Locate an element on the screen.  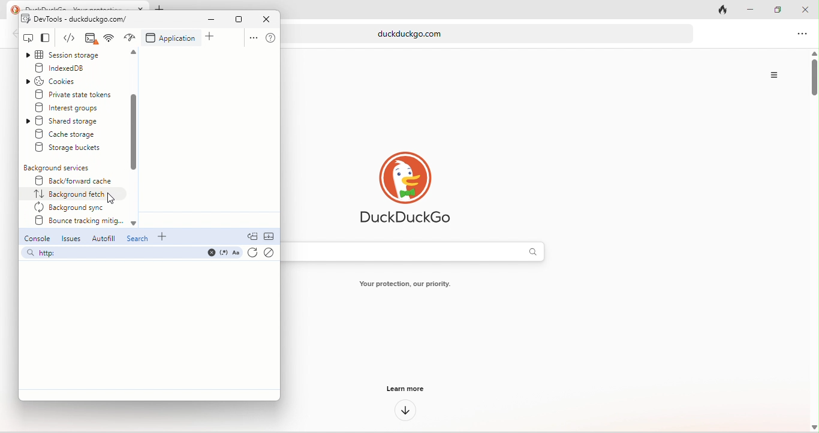
storage buckets is located at coordinates (70, 149).